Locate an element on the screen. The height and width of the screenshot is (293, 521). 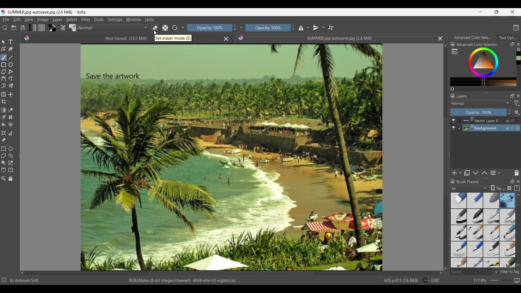
Lock Brush Presets panel is located at coordinates (453, 182).